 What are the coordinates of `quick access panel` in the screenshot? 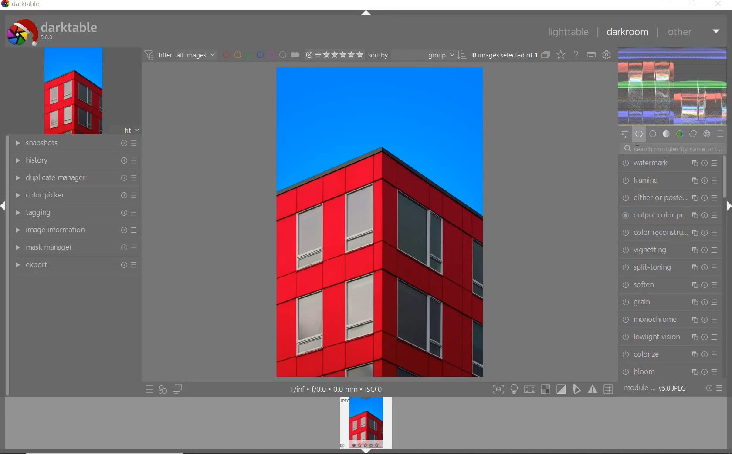 It's located at (625, 134).